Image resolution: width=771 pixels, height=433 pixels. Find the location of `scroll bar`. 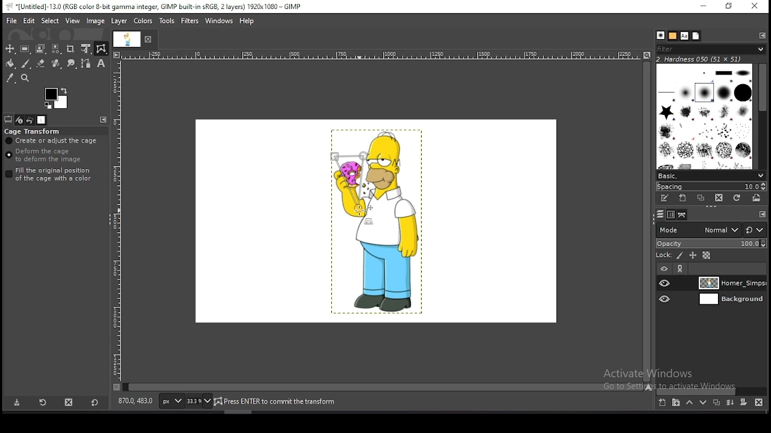

scroll bar is located at coordinates (761, 114).